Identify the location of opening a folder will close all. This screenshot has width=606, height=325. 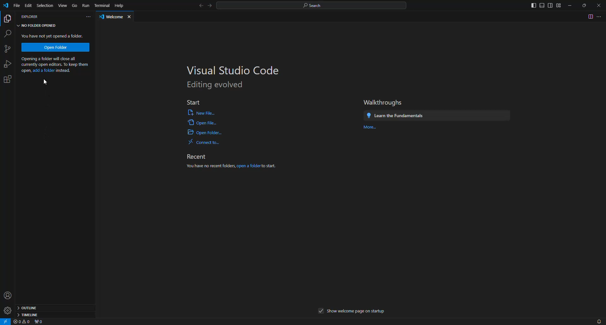
(54, 59).